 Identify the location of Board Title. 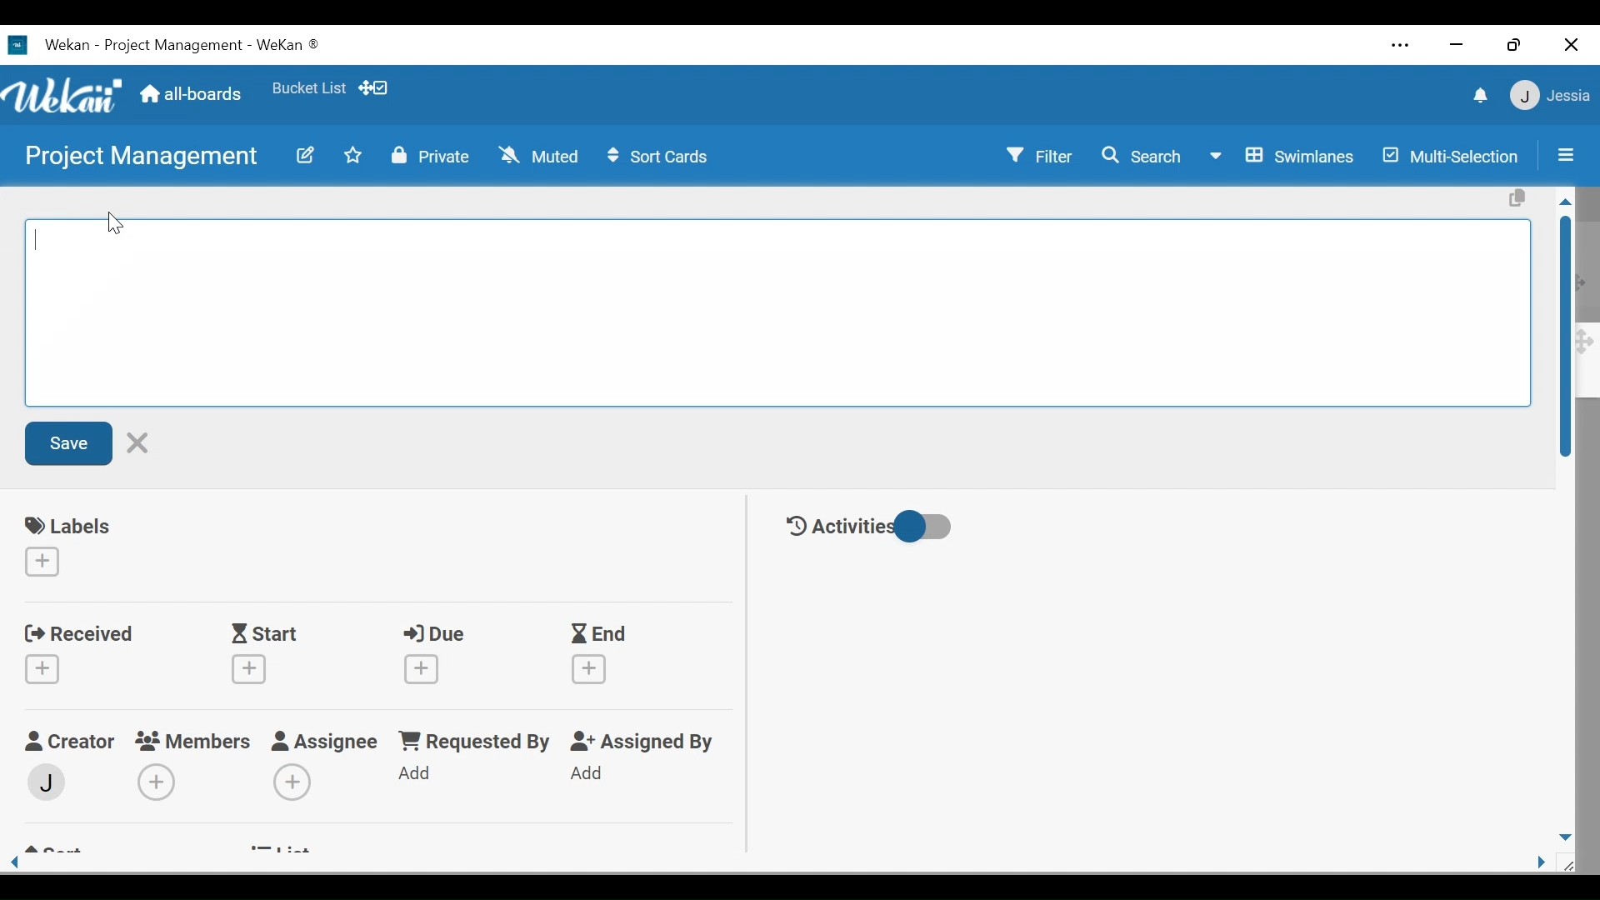
(142, 159).